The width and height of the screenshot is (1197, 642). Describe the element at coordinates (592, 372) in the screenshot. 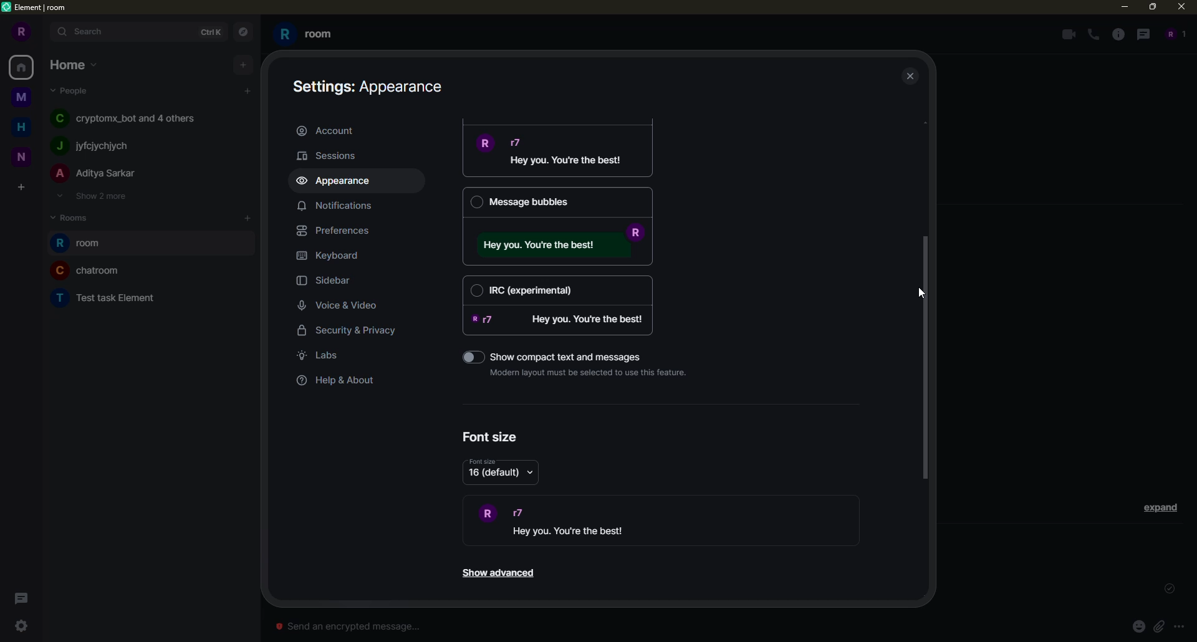

I see `Modern layout must be selected to use this feature.` at that location.